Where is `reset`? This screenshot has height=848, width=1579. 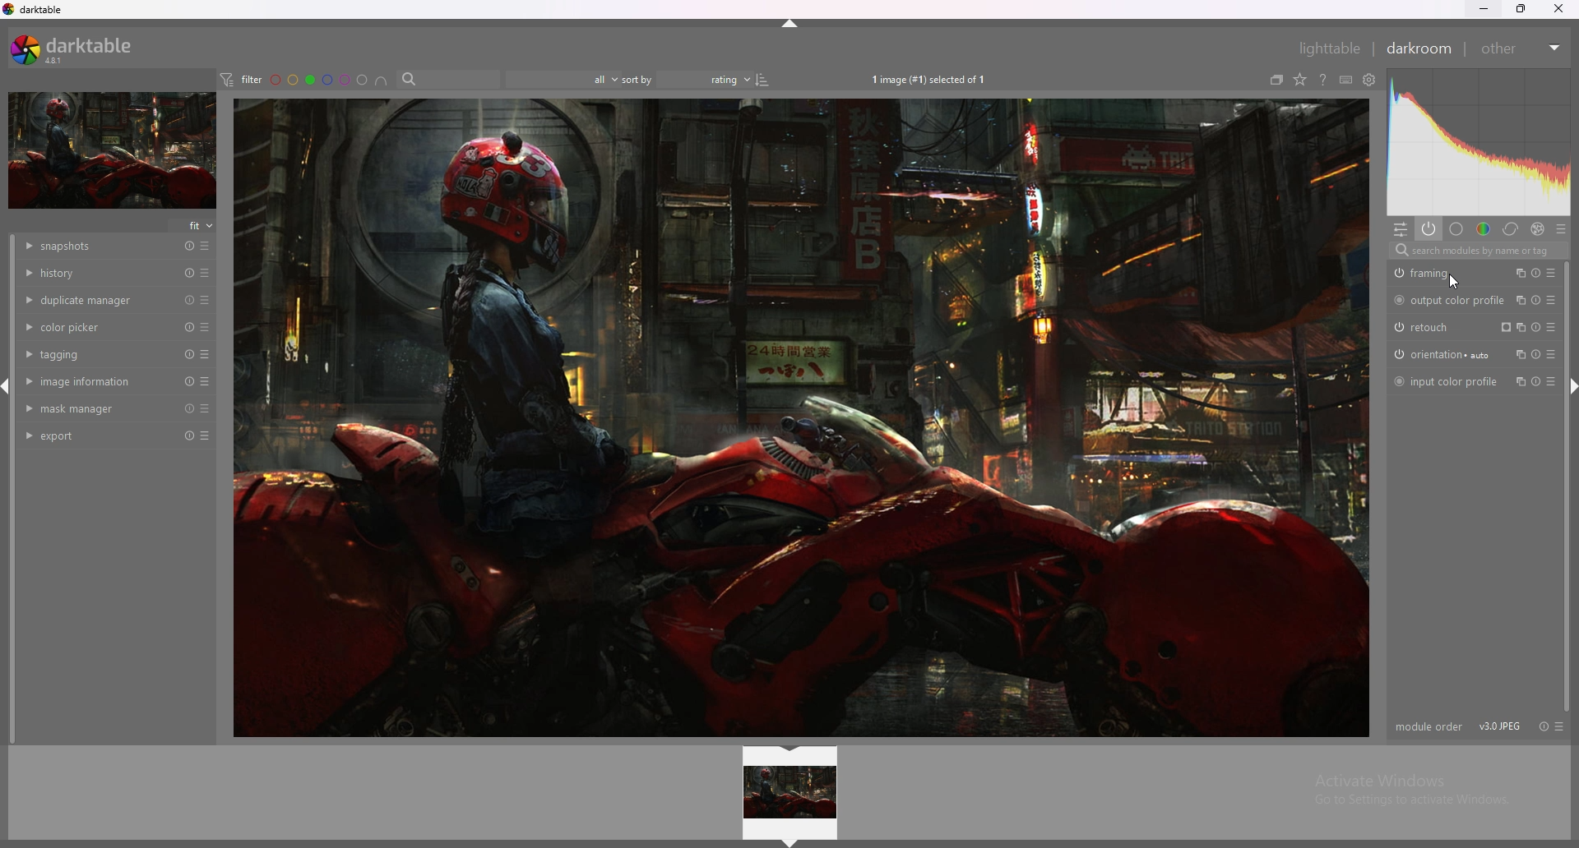 reset is located at coordinates (189, 408).